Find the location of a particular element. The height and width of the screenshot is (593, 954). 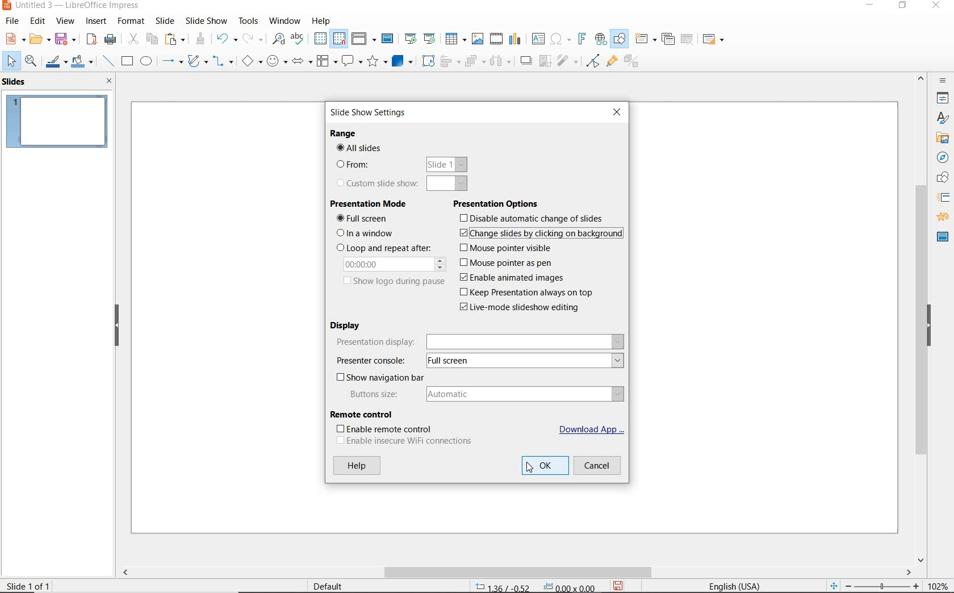

SLIDE is located at coordinates (168, 21).